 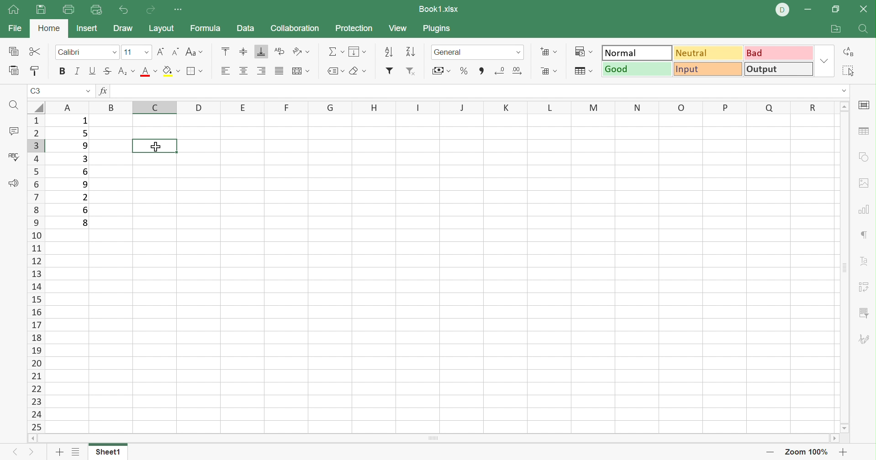 What do you see at coordinates (39, 91) in the screenshot?
I see `C3` at bounding box center [39, 91].